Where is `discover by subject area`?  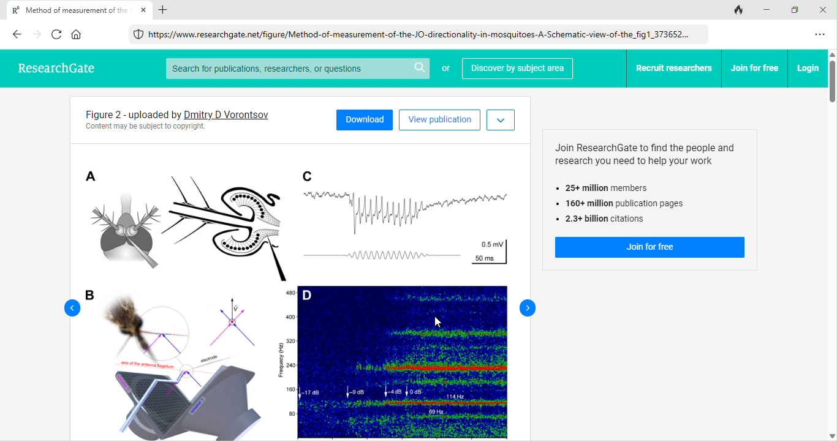
discover by subject area is located at coordinates (517, 69).